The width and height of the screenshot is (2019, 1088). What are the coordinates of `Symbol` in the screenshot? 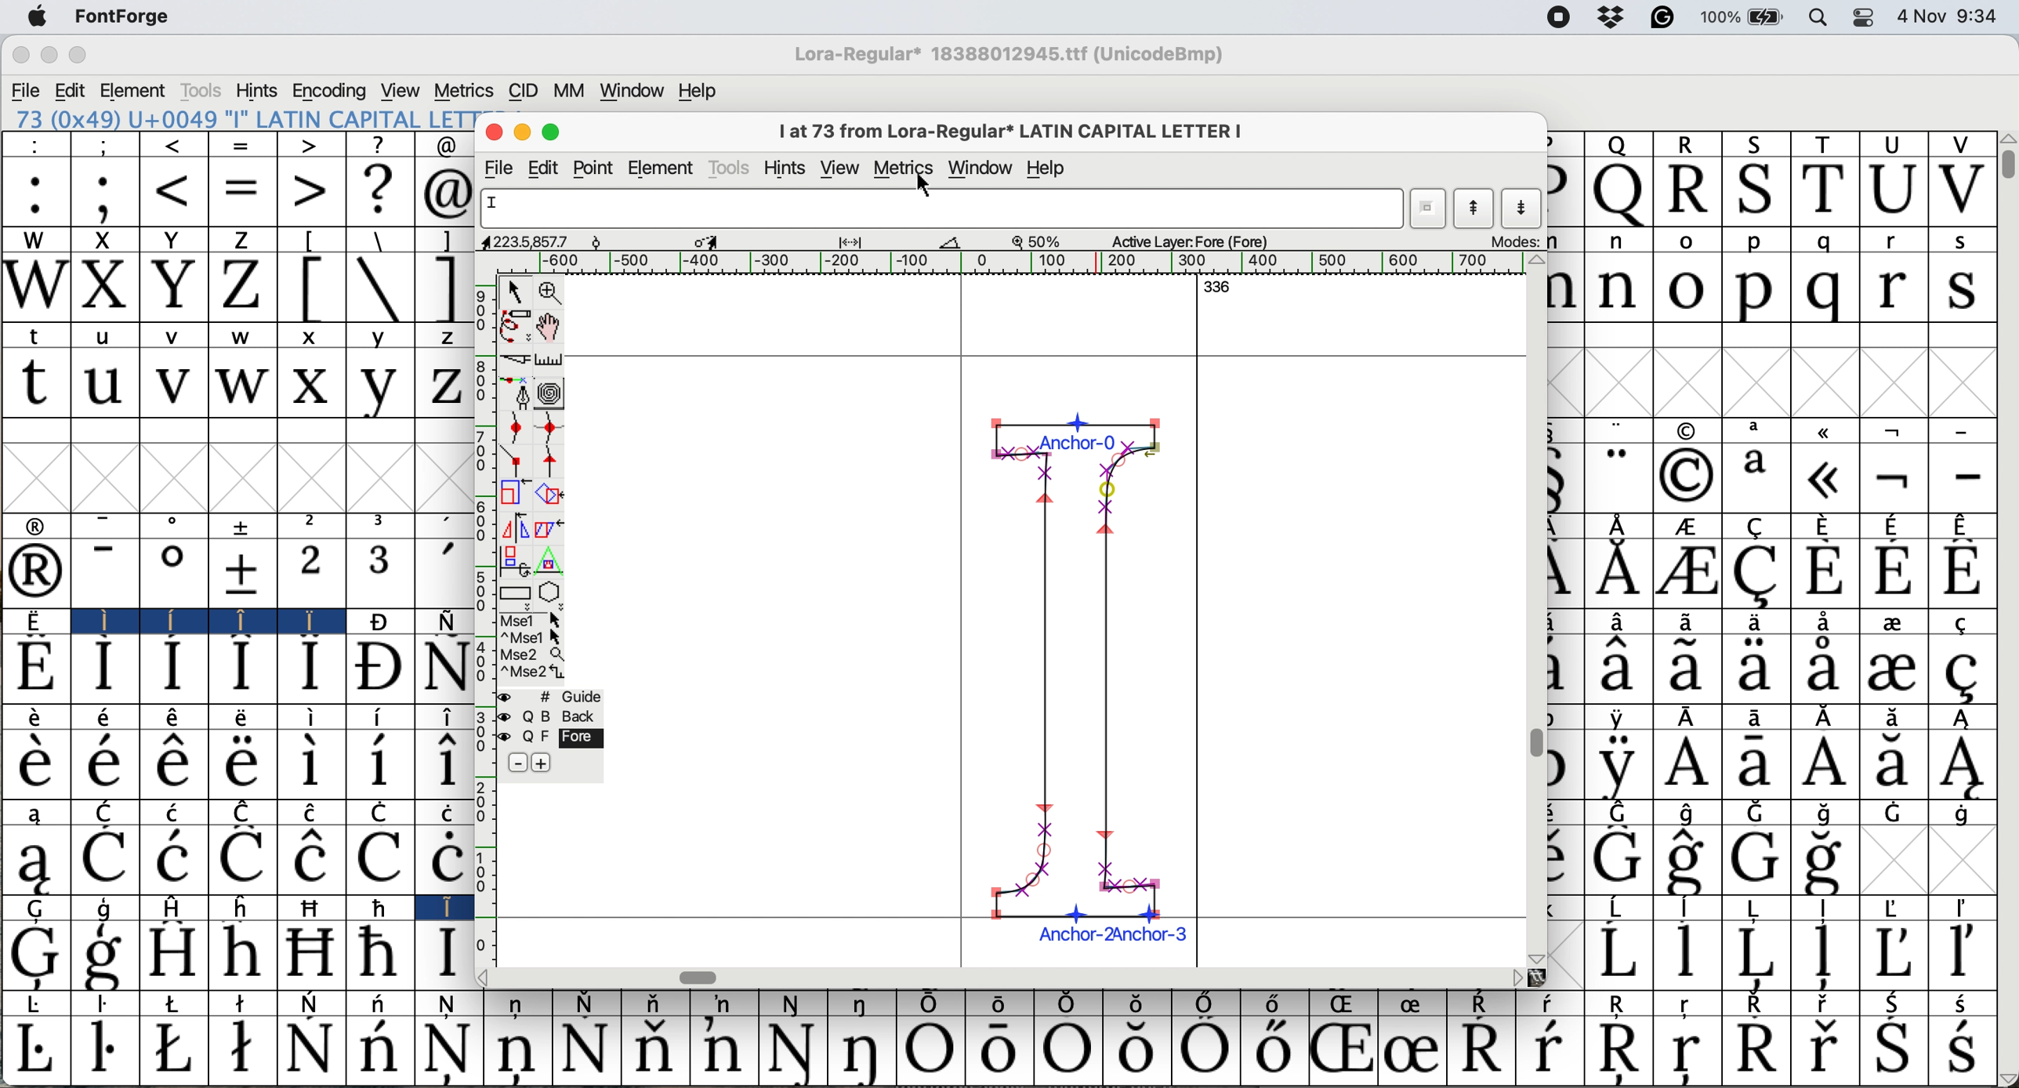 It's located at (1687, 952).